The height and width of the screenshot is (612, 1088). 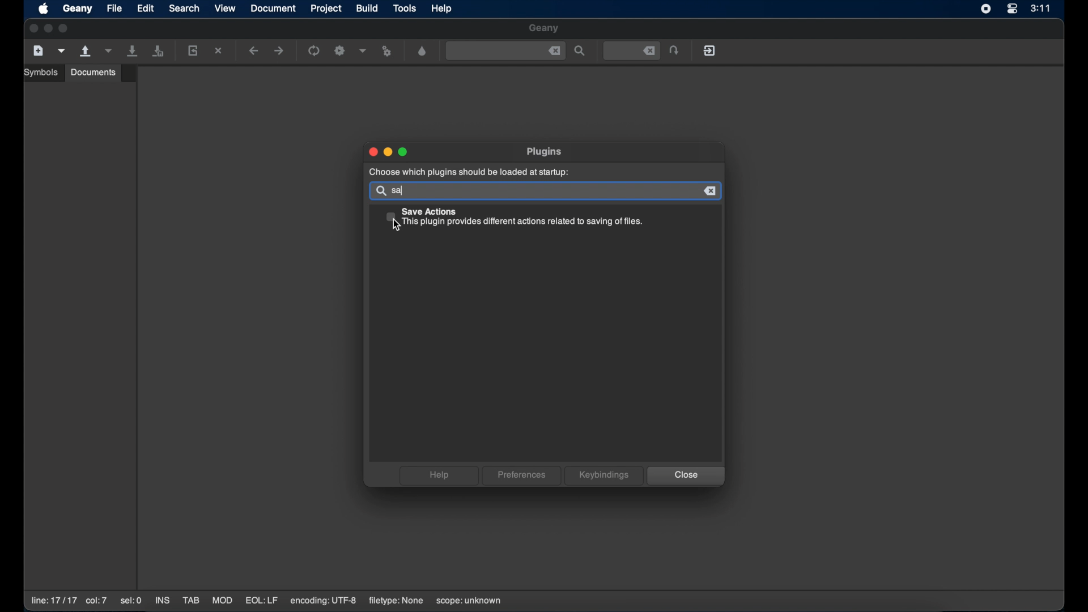 What do you see at coordinates (62, 51) in the screenshot?
I see `create a new file from template` at bounding box center [62, 51].